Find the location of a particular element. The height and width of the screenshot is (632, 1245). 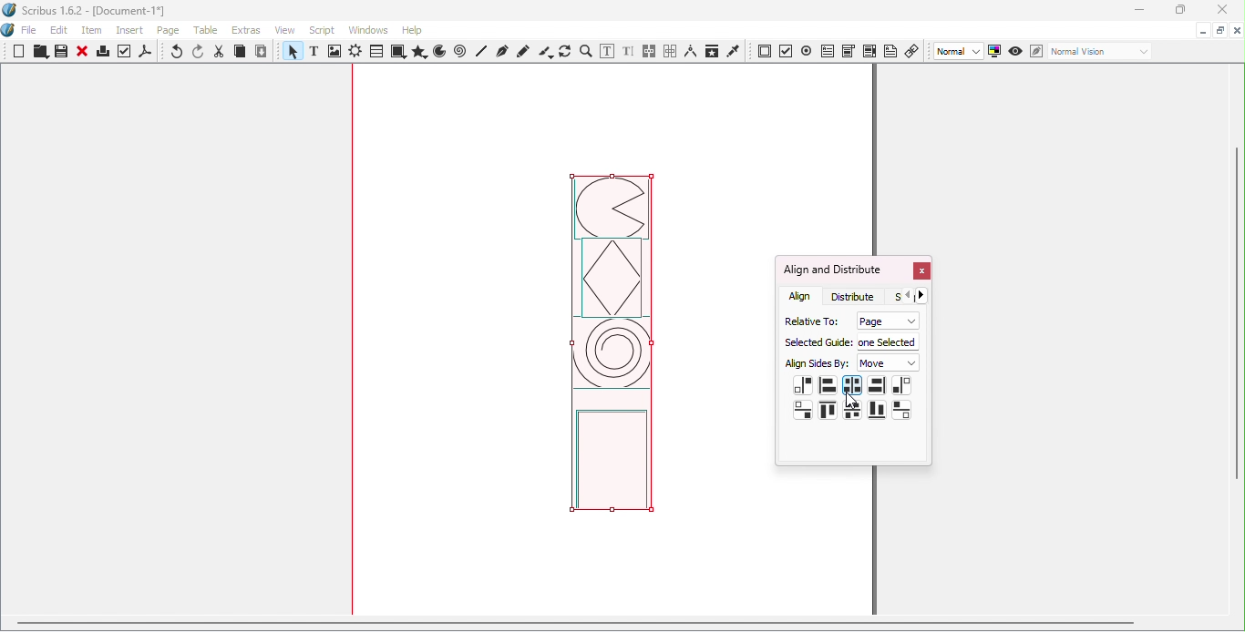

Align left sides of items to right sides of anchor is located at coordinates (901, 386).